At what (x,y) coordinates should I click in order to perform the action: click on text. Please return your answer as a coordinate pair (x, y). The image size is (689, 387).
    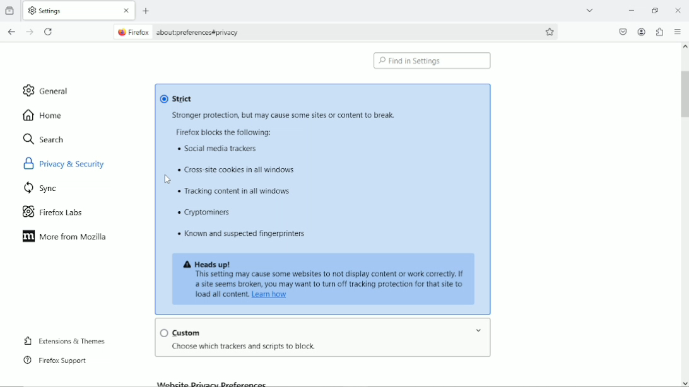
    Looking at the image, I should click on (223, 132).